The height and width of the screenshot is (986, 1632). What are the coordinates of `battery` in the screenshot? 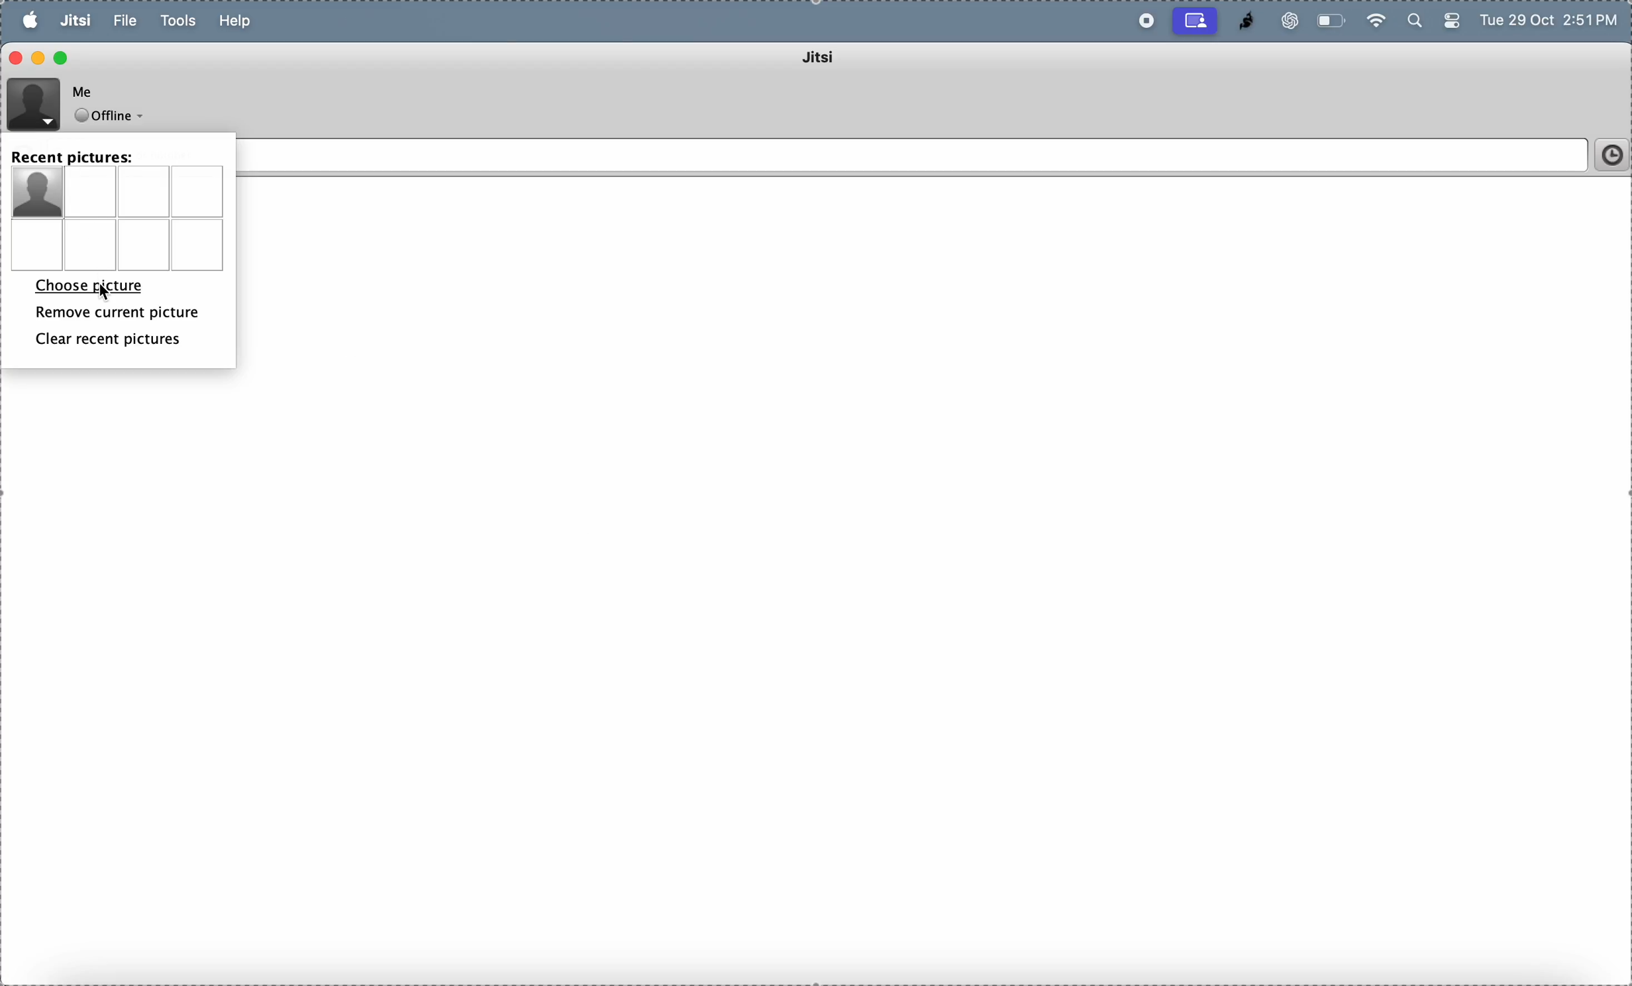 It's located at (1451, 24).